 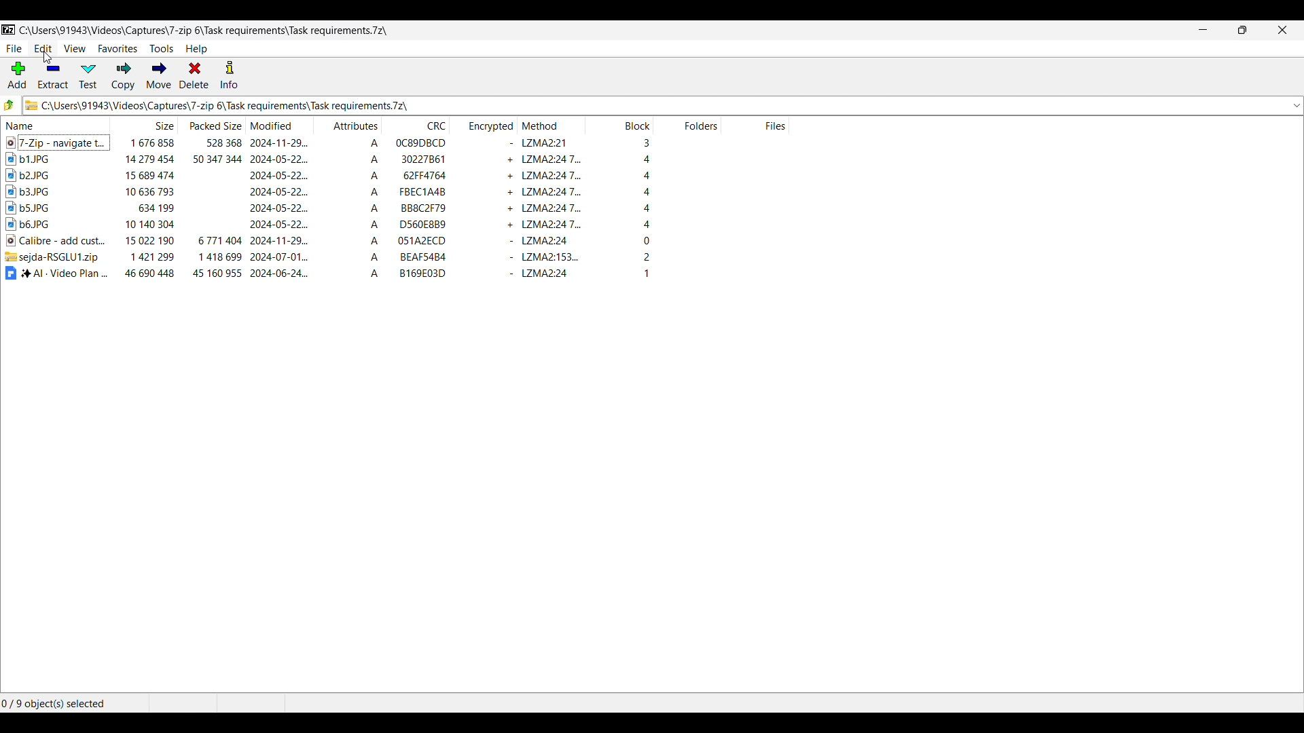 What do you see at coordinates (1243, 30) in the screenshot?
I see `Show interface in a smaller tab` at bounding box center [1243, 30].